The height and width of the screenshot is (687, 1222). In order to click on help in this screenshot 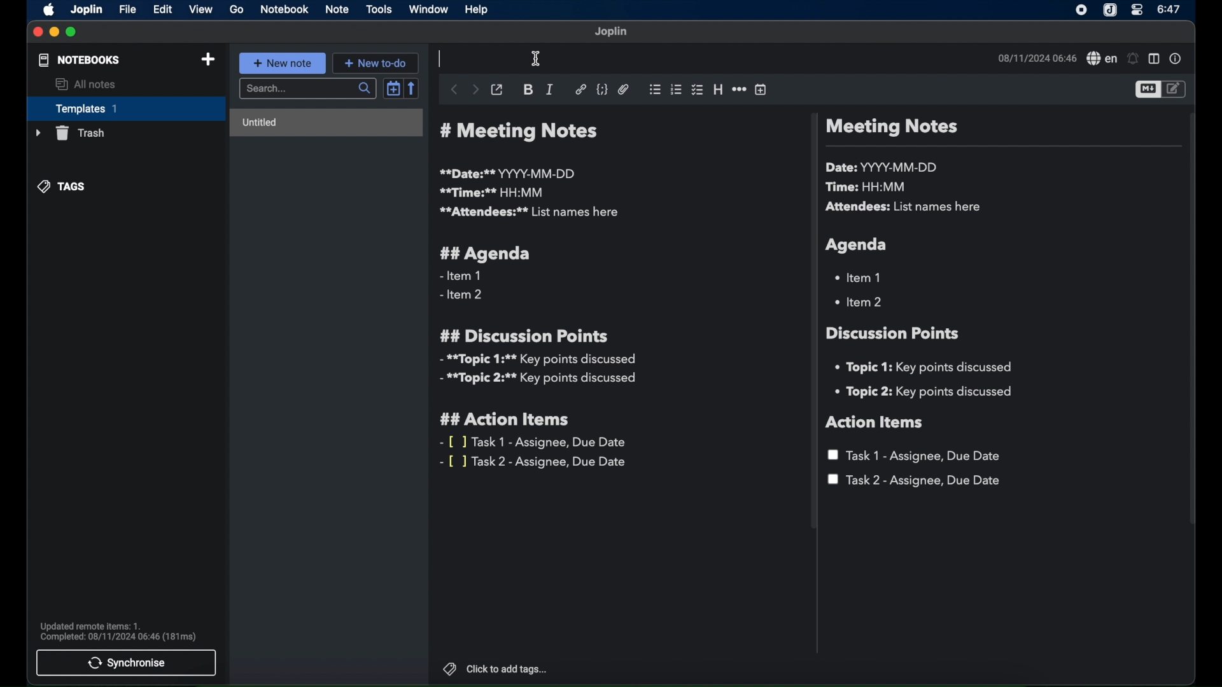, I will do `click(475, 8)`.